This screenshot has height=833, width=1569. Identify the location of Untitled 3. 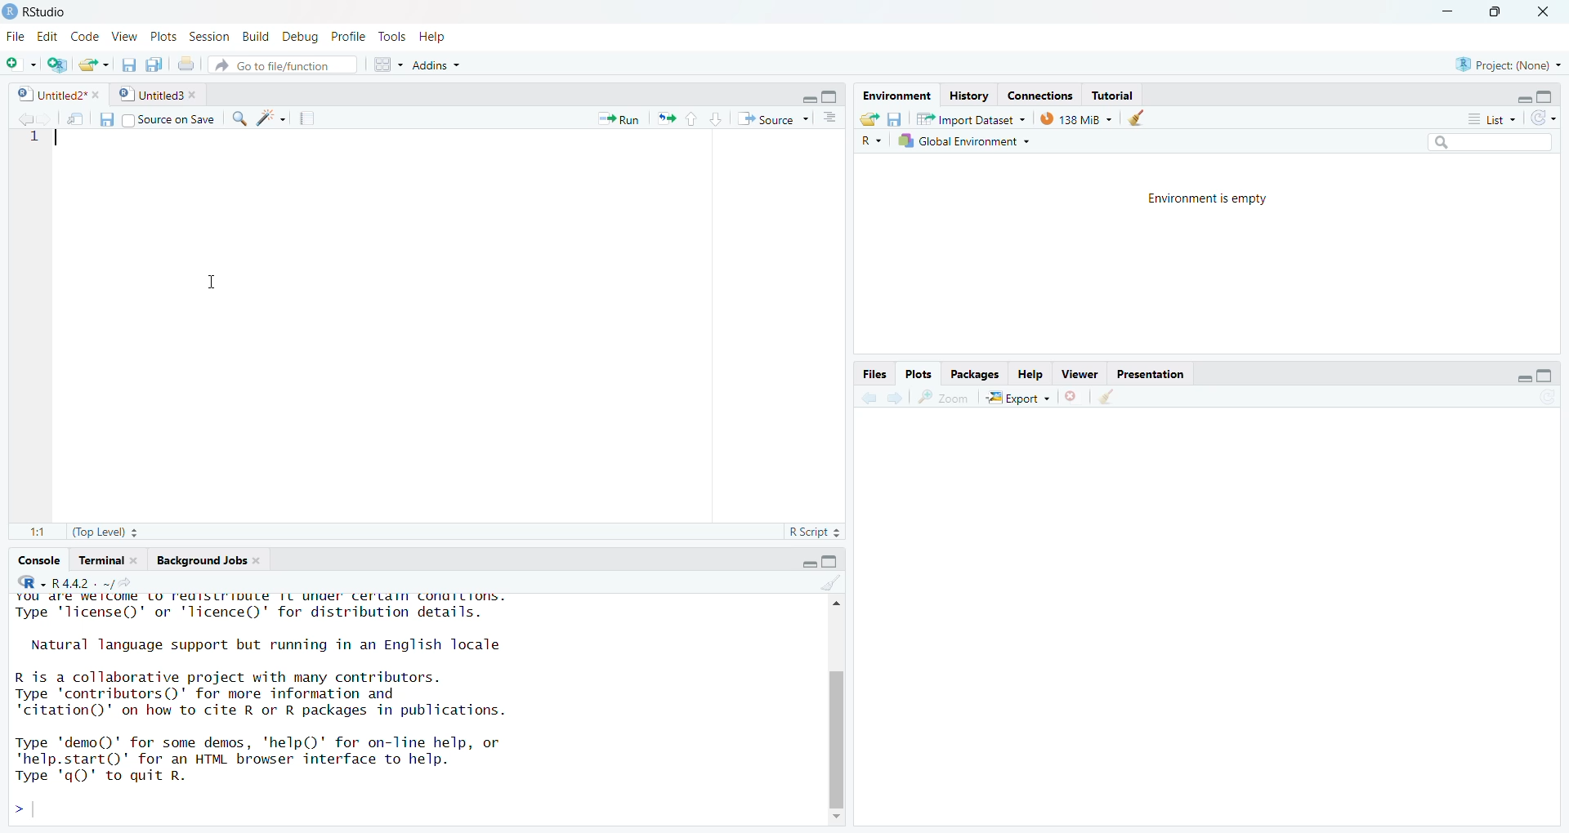
(158, 94).